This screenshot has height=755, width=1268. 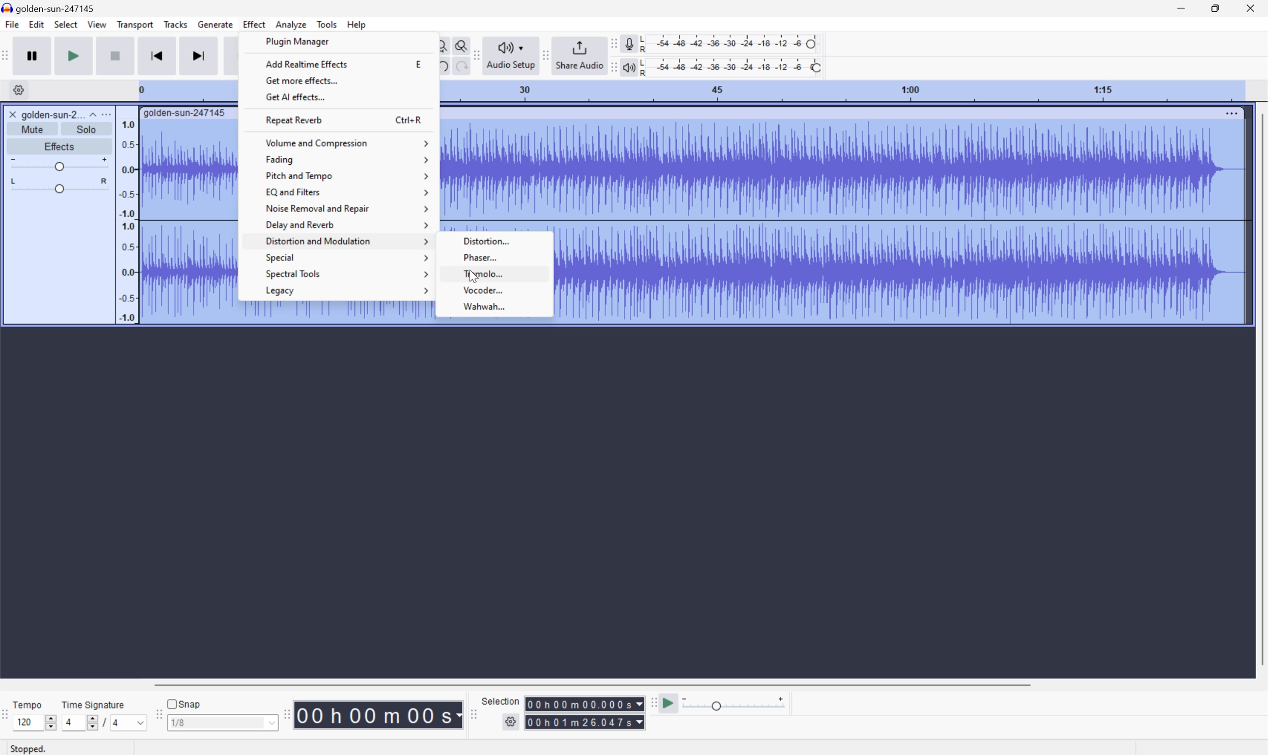 What do you see at coordinates (1230, 112) in the screenshot?
I see `More` at bounding box center [1230, 112].